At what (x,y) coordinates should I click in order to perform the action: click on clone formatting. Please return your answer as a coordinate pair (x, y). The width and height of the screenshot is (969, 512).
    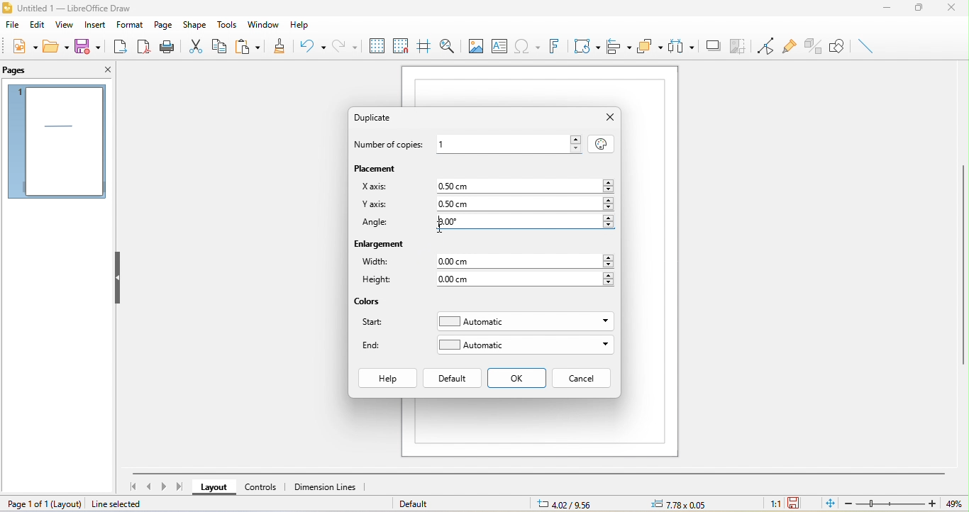
    Looking at the image, I should click on (282, 45).